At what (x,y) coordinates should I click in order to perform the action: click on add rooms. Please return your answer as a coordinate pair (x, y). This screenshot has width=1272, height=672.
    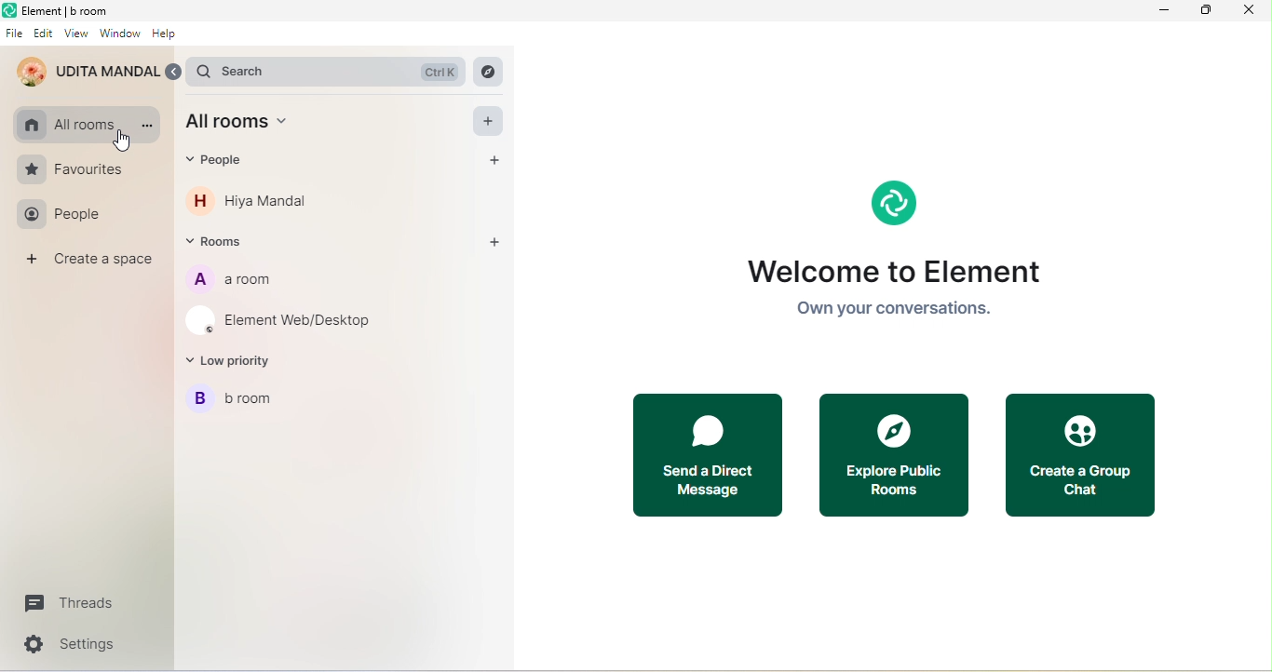
    Looking at the image, I should click on (496, 242).